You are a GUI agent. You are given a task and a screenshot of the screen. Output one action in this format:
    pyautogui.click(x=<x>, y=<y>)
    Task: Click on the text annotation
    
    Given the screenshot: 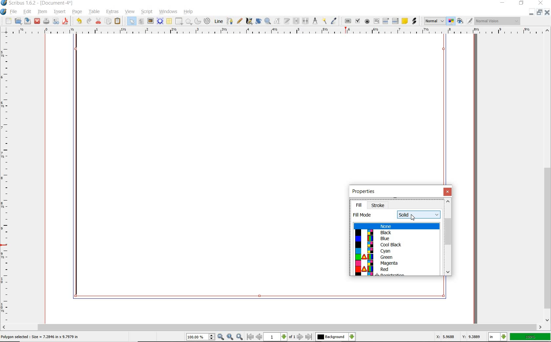 What is the action you would take?
    pyautogui.click(x=405, y=21)
    